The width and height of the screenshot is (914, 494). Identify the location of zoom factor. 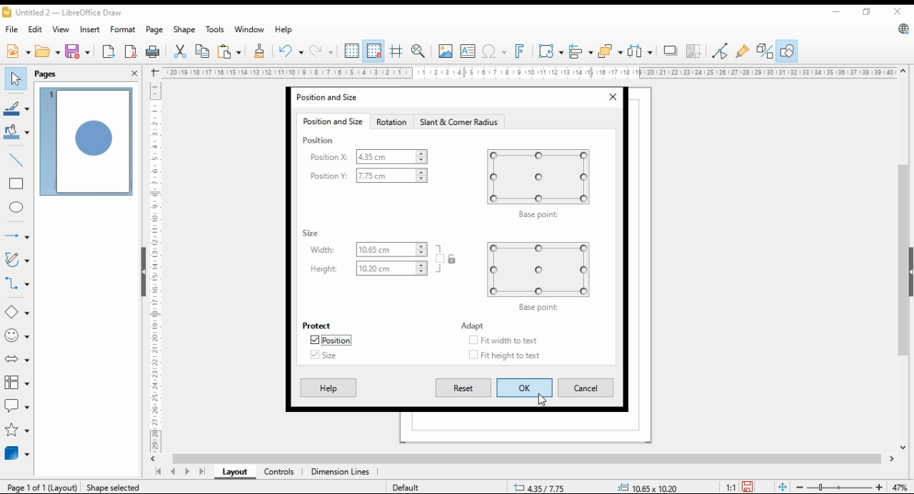
(898, 485).